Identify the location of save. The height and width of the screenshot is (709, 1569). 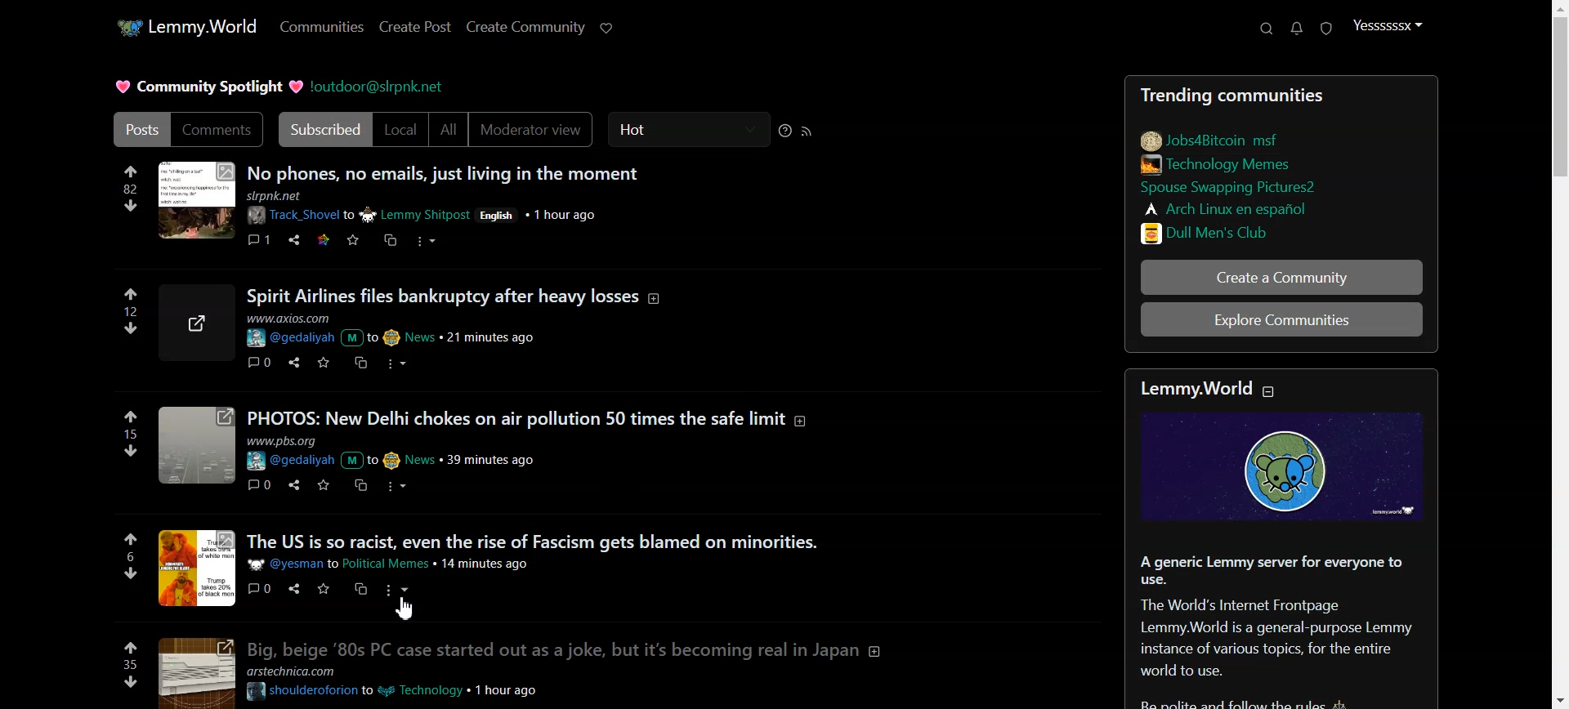
(352, 241).